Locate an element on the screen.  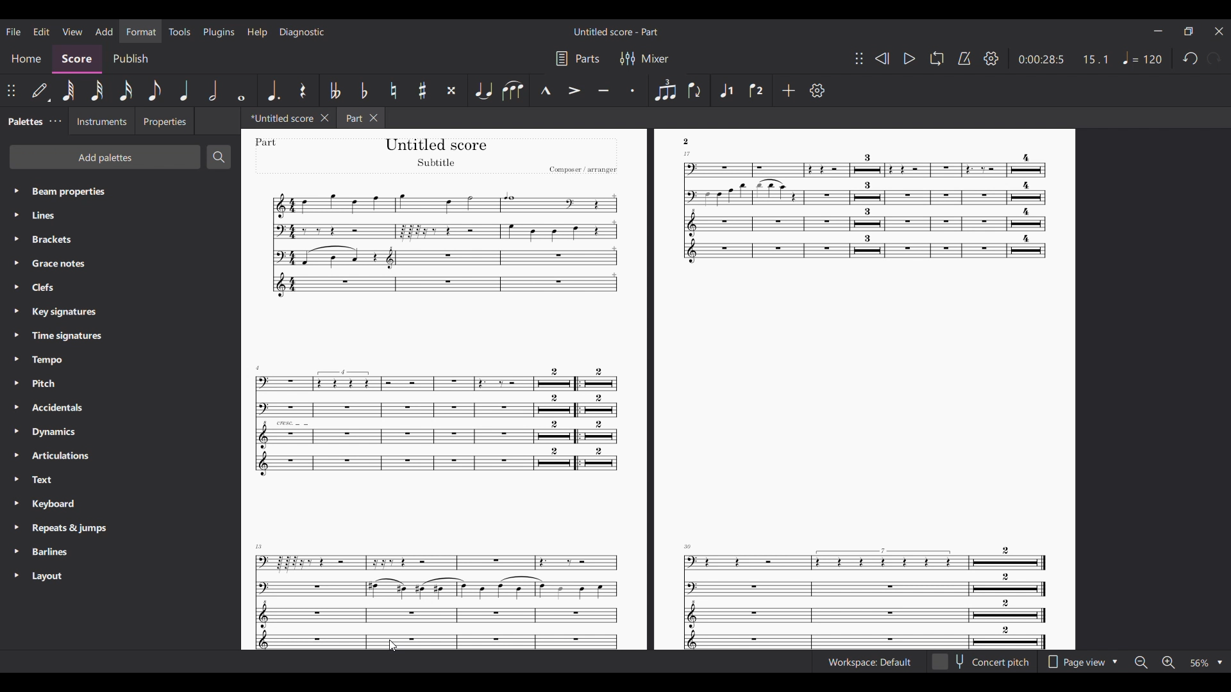
Brackets is located at coordinates (60, 240).